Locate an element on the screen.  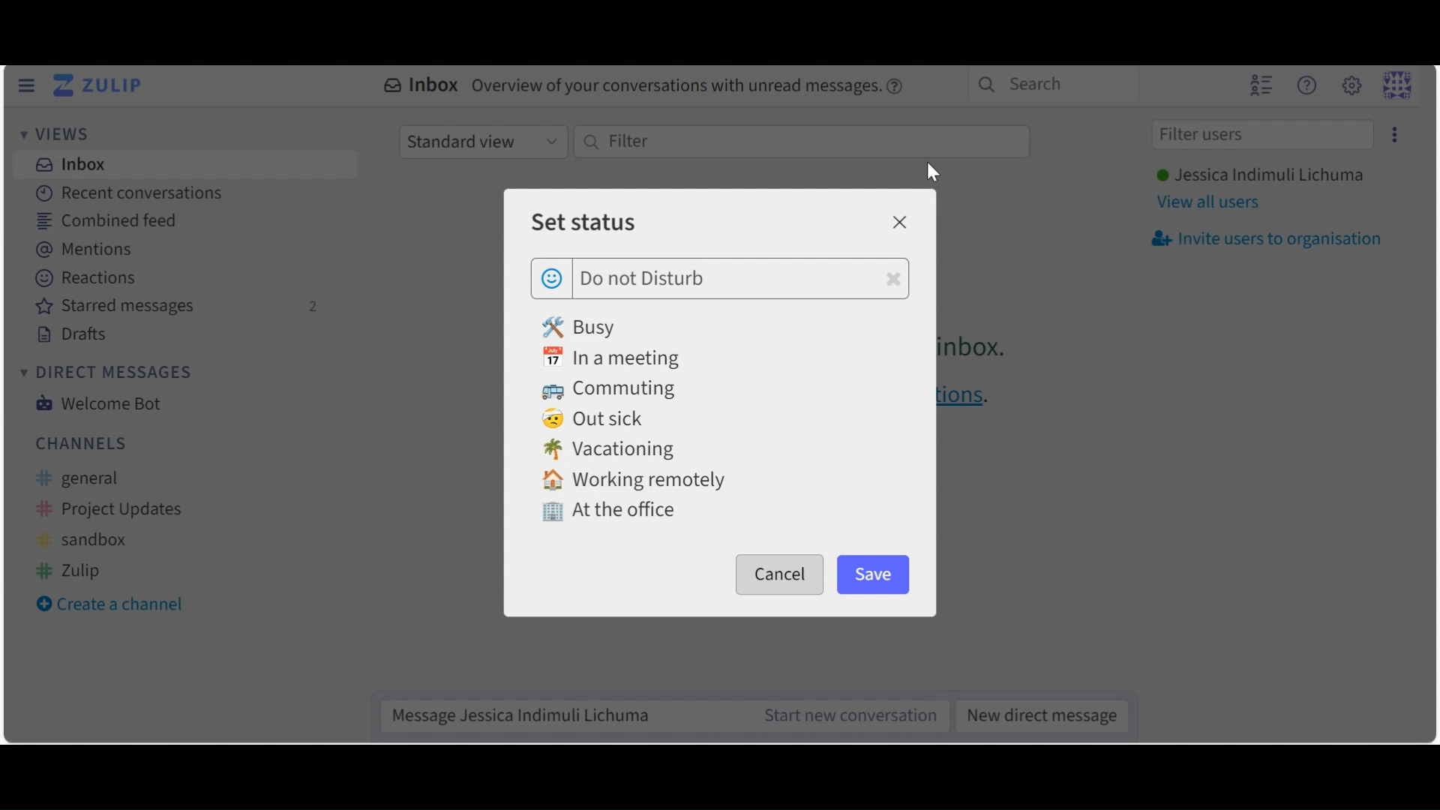
Hide Status is located at coordinates (25, 85).